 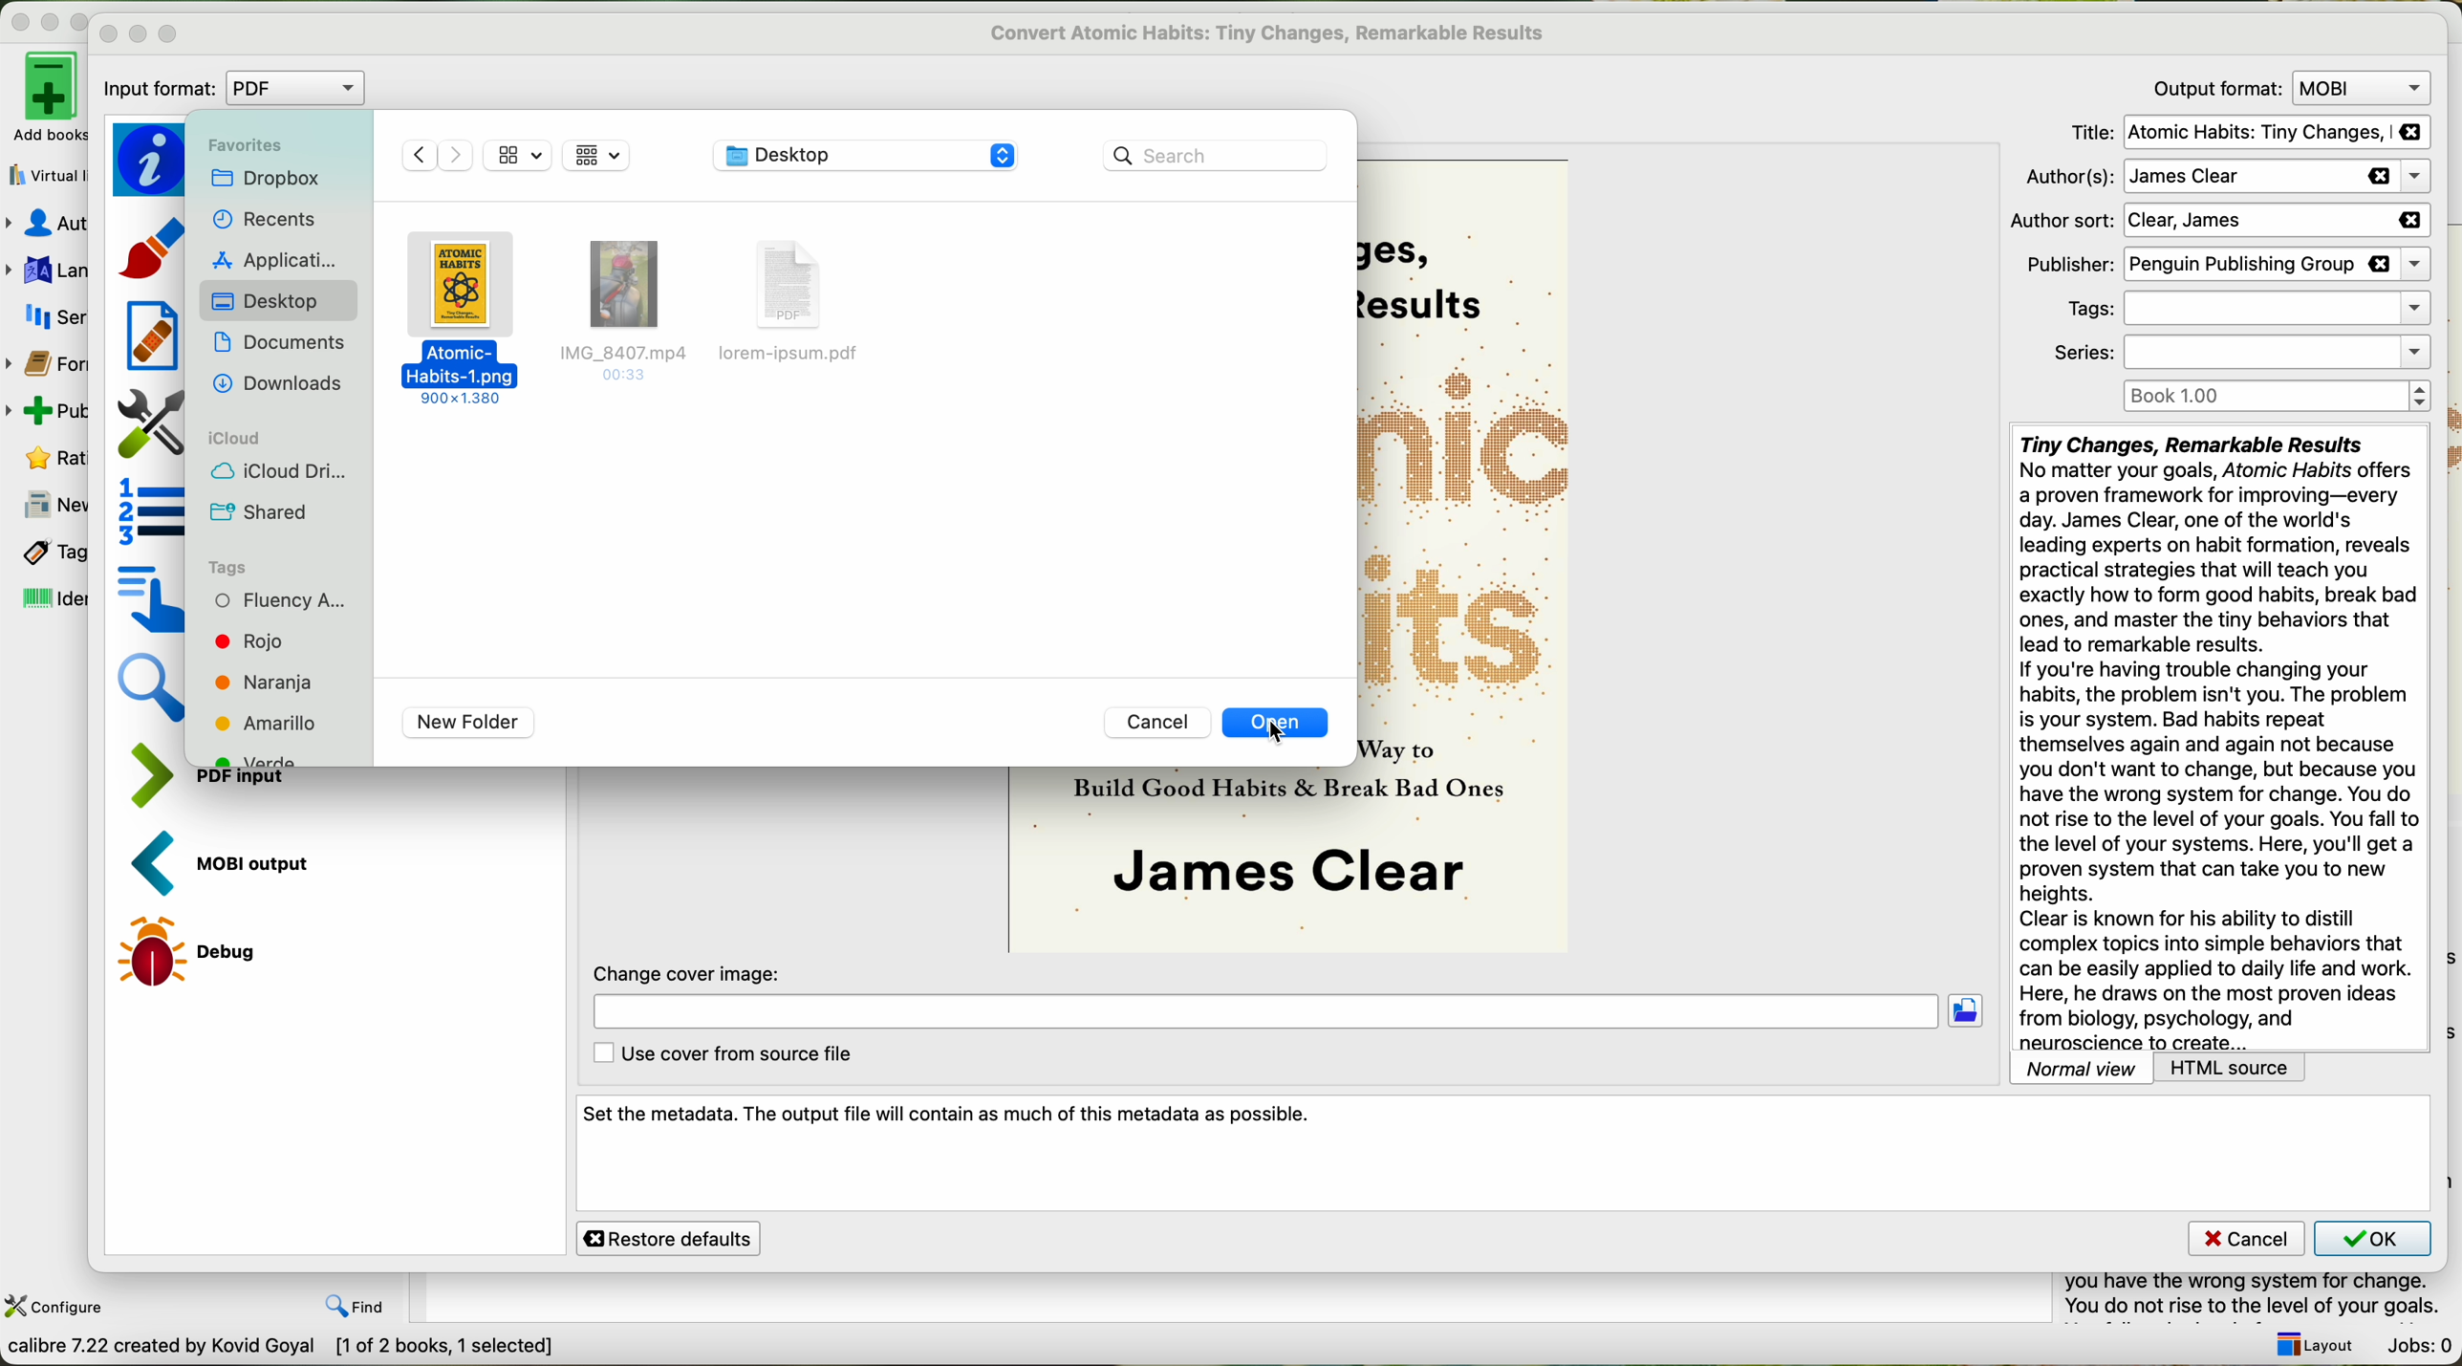 What do you see at coordinates (275, 757) in the screenshot?
I see `green tag` at bounding box center [275, 757].